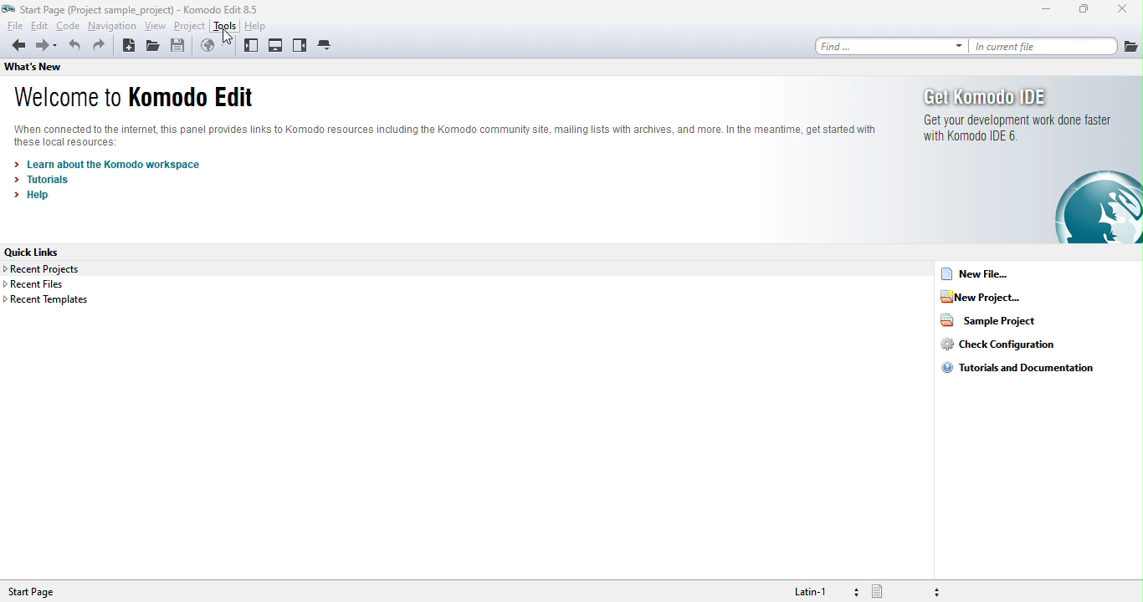 The width and height of the screenshot is (1143, 602). I want to click on recent templates, so click(50, 304).